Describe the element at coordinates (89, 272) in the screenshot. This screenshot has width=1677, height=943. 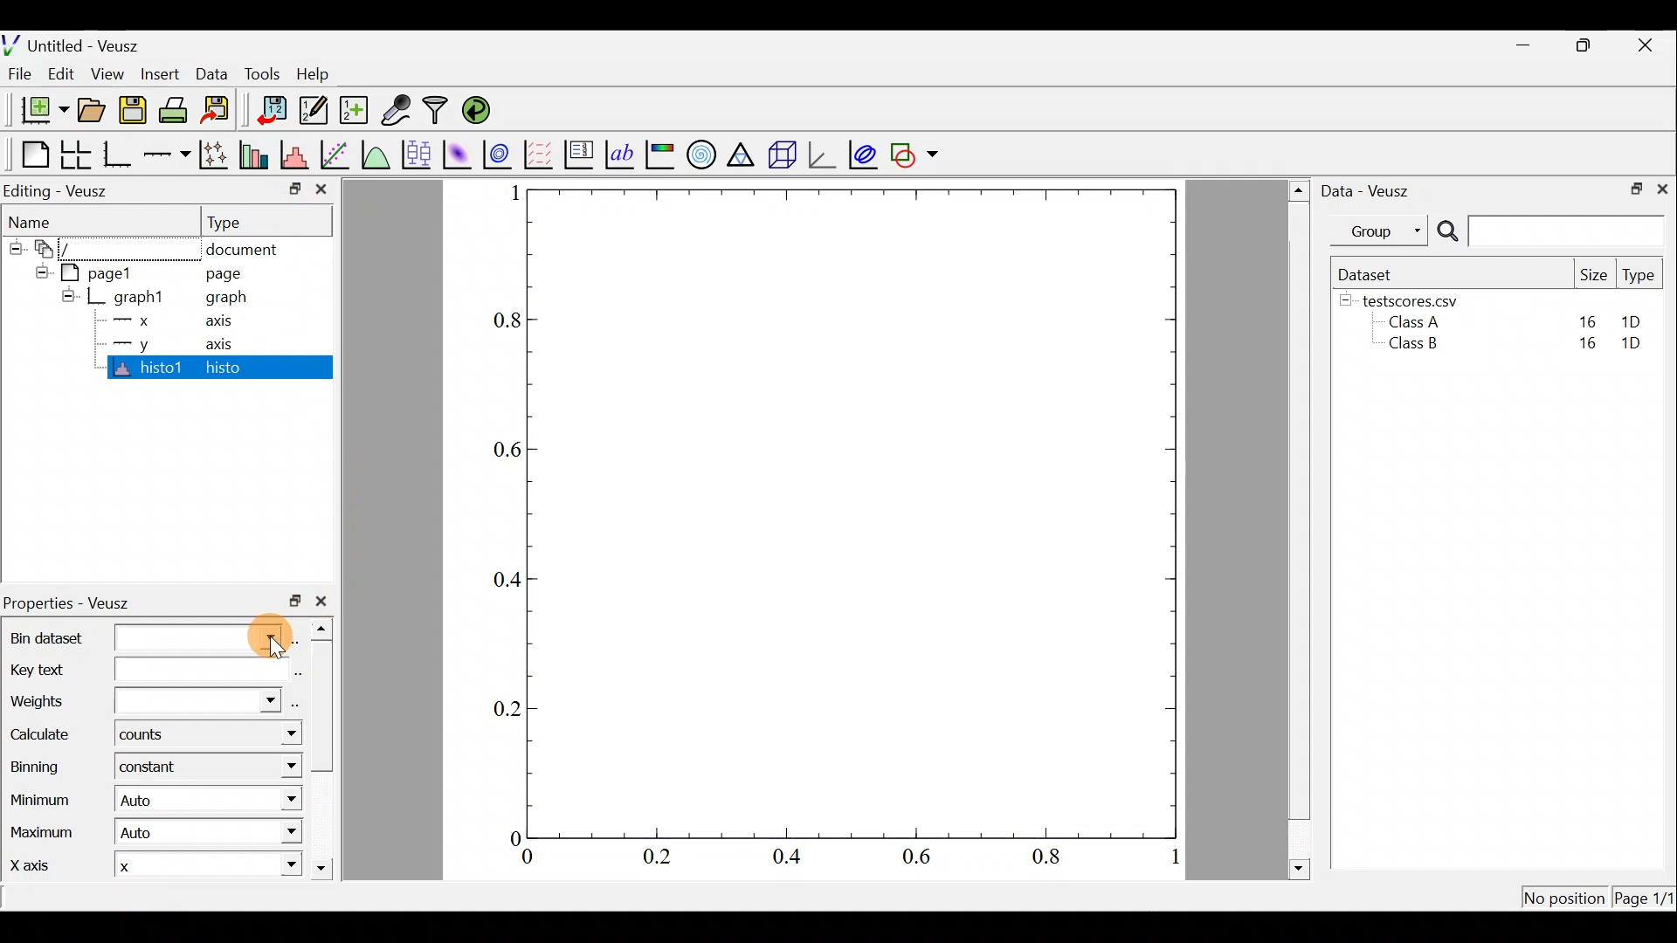
I see `page1` at that location.